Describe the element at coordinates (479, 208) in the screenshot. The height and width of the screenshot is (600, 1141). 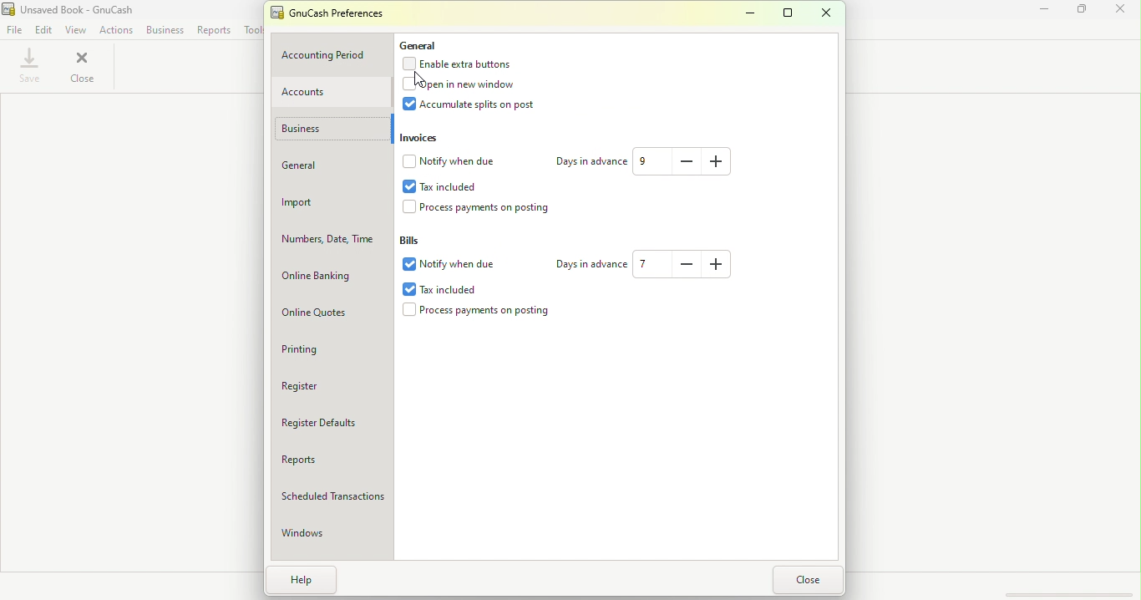
I see `Process payments on postings` at that location.